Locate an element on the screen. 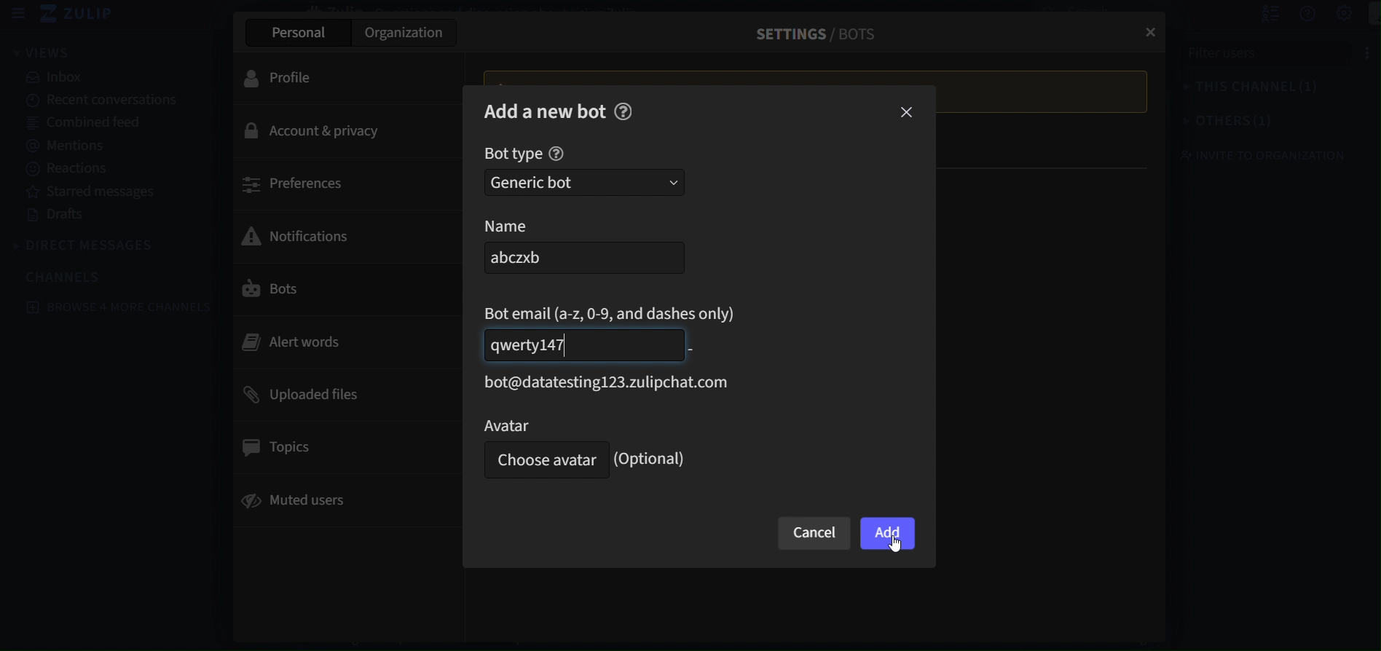 This screenshot has height=651, width=1381. Choose Avatar is located at coordinates (543, 461).